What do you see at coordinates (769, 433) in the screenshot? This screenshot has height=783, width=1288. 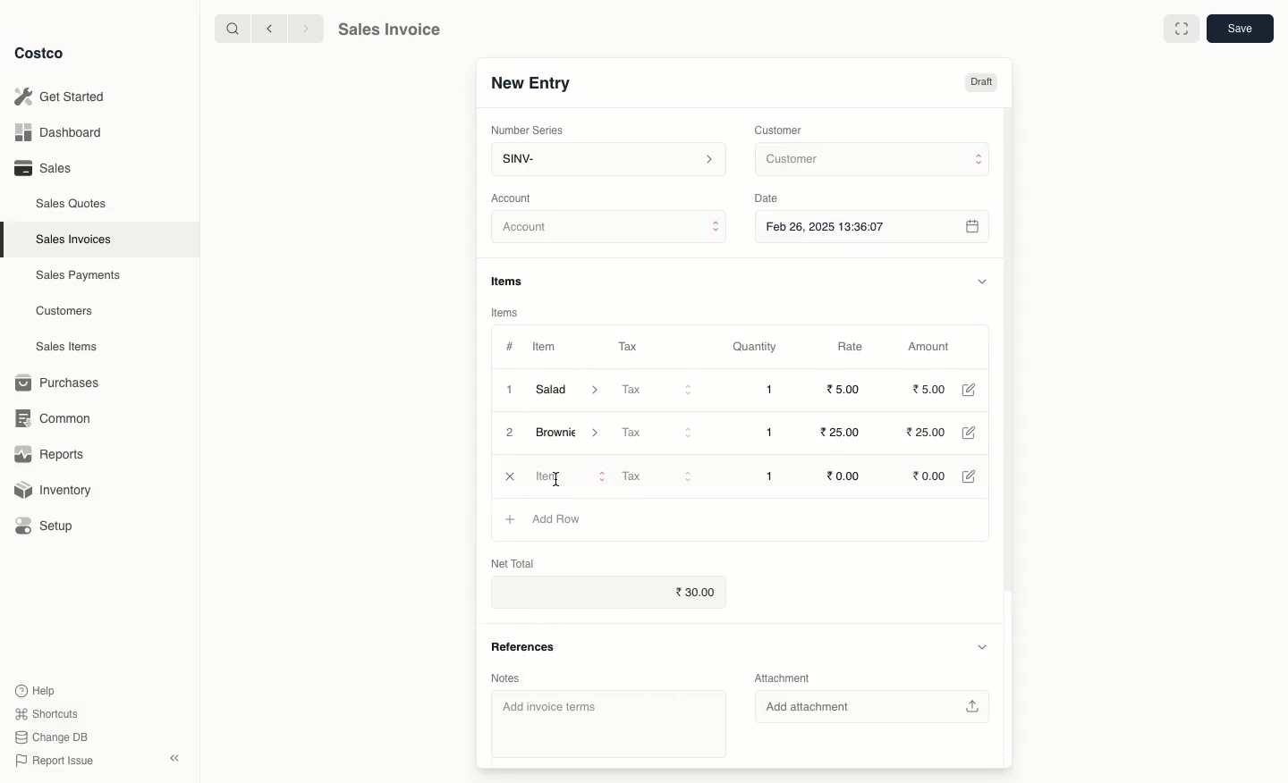 I see `1` at bounding box center [769, 433].